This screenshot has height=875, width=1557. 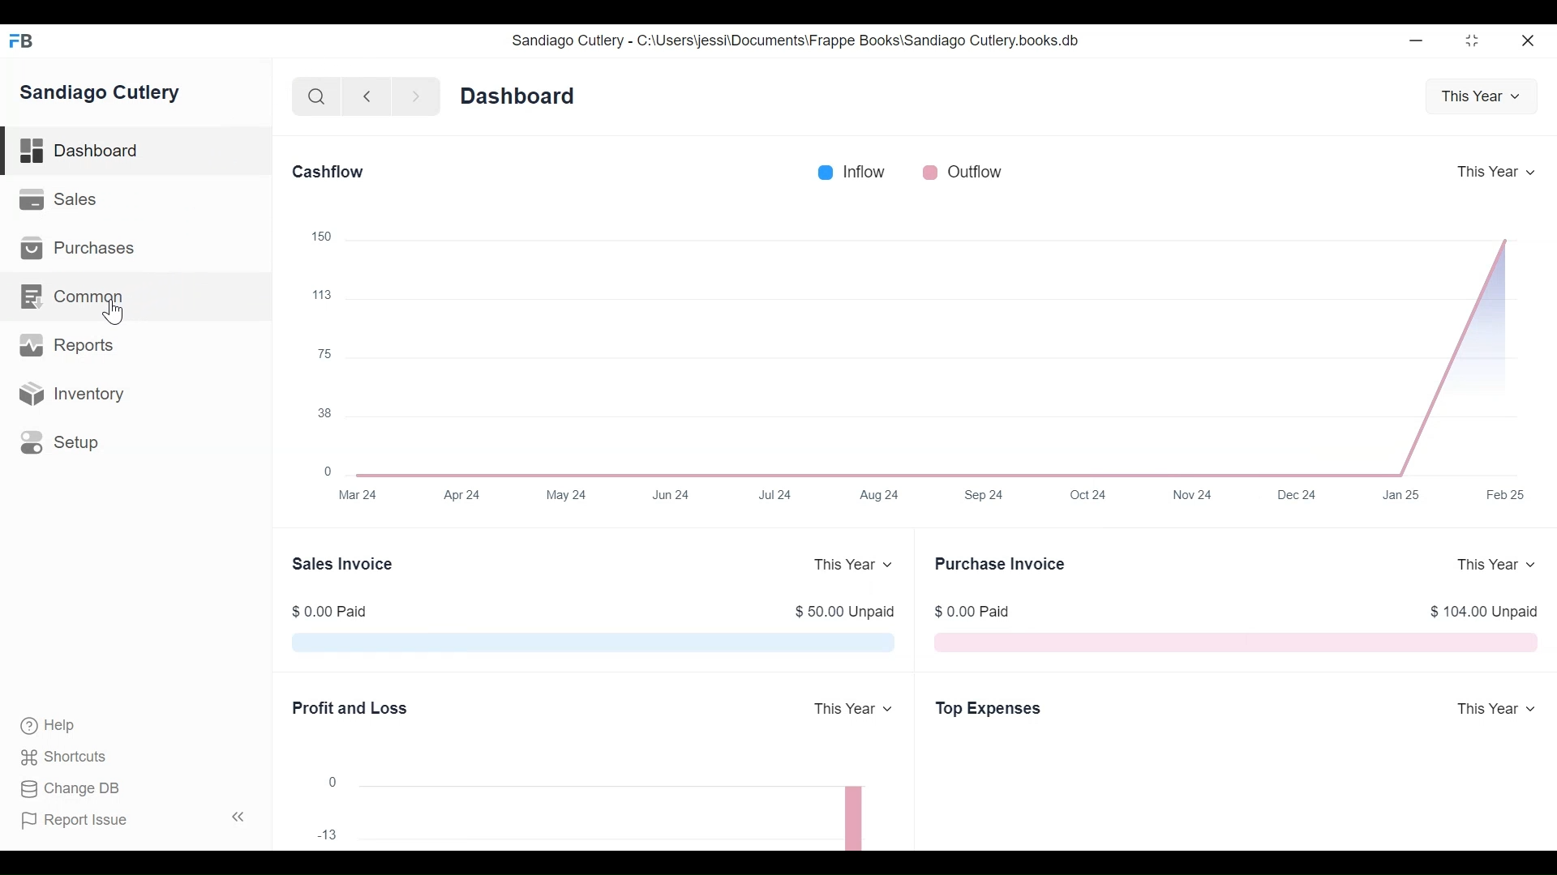 What do you see at coordinates (1088, 495) in the screenshot?
I see `Oct 24` at bounding box center [1088, 495].